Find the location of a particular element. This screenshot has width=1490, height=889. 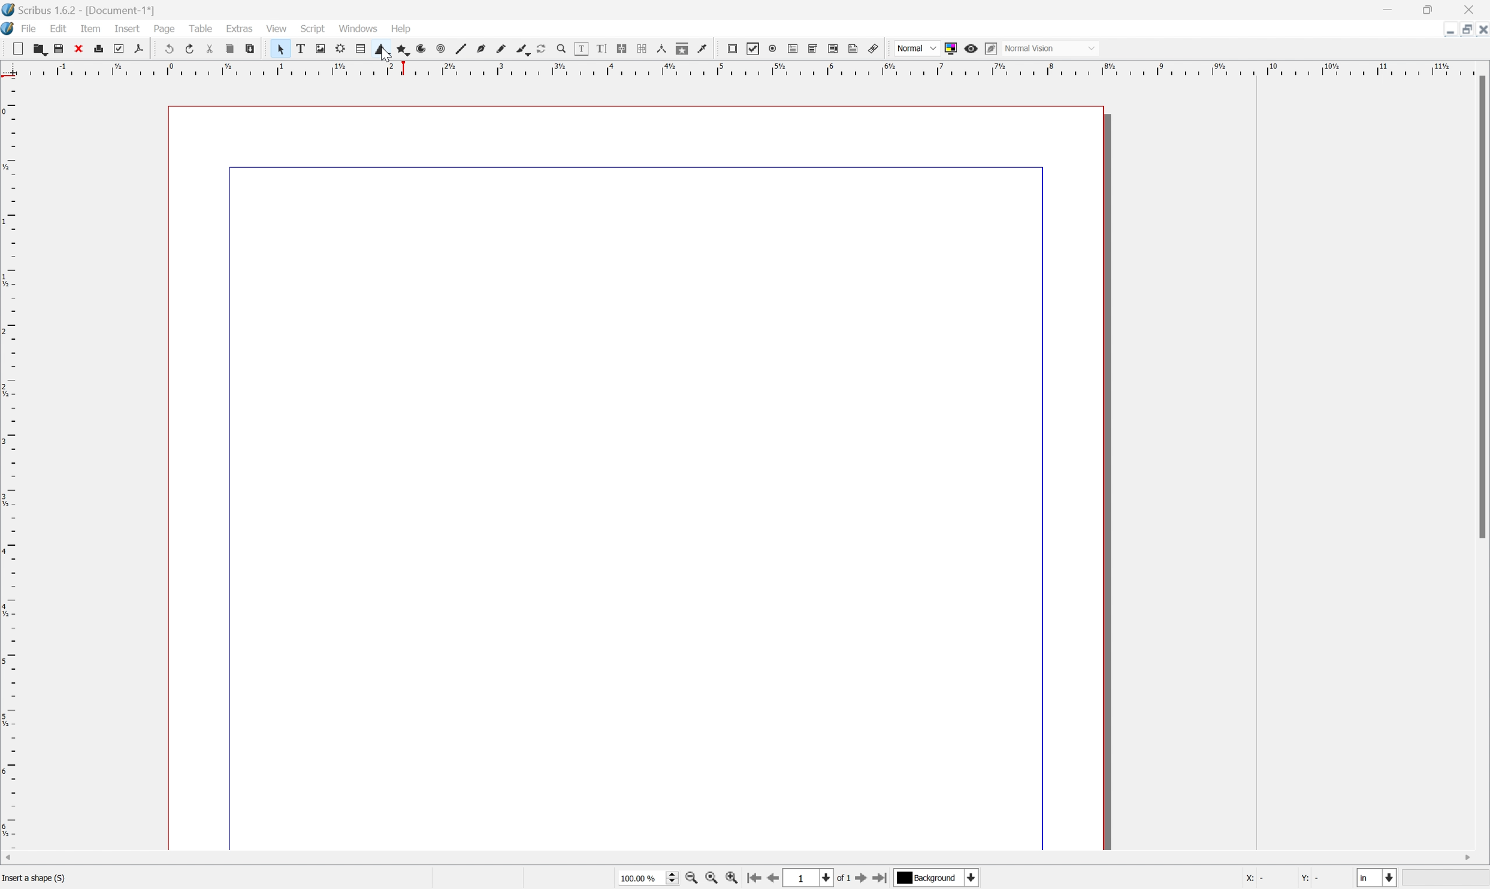

Zoom out by stepping values in Tools preferences is located at coordinates (692, 879).